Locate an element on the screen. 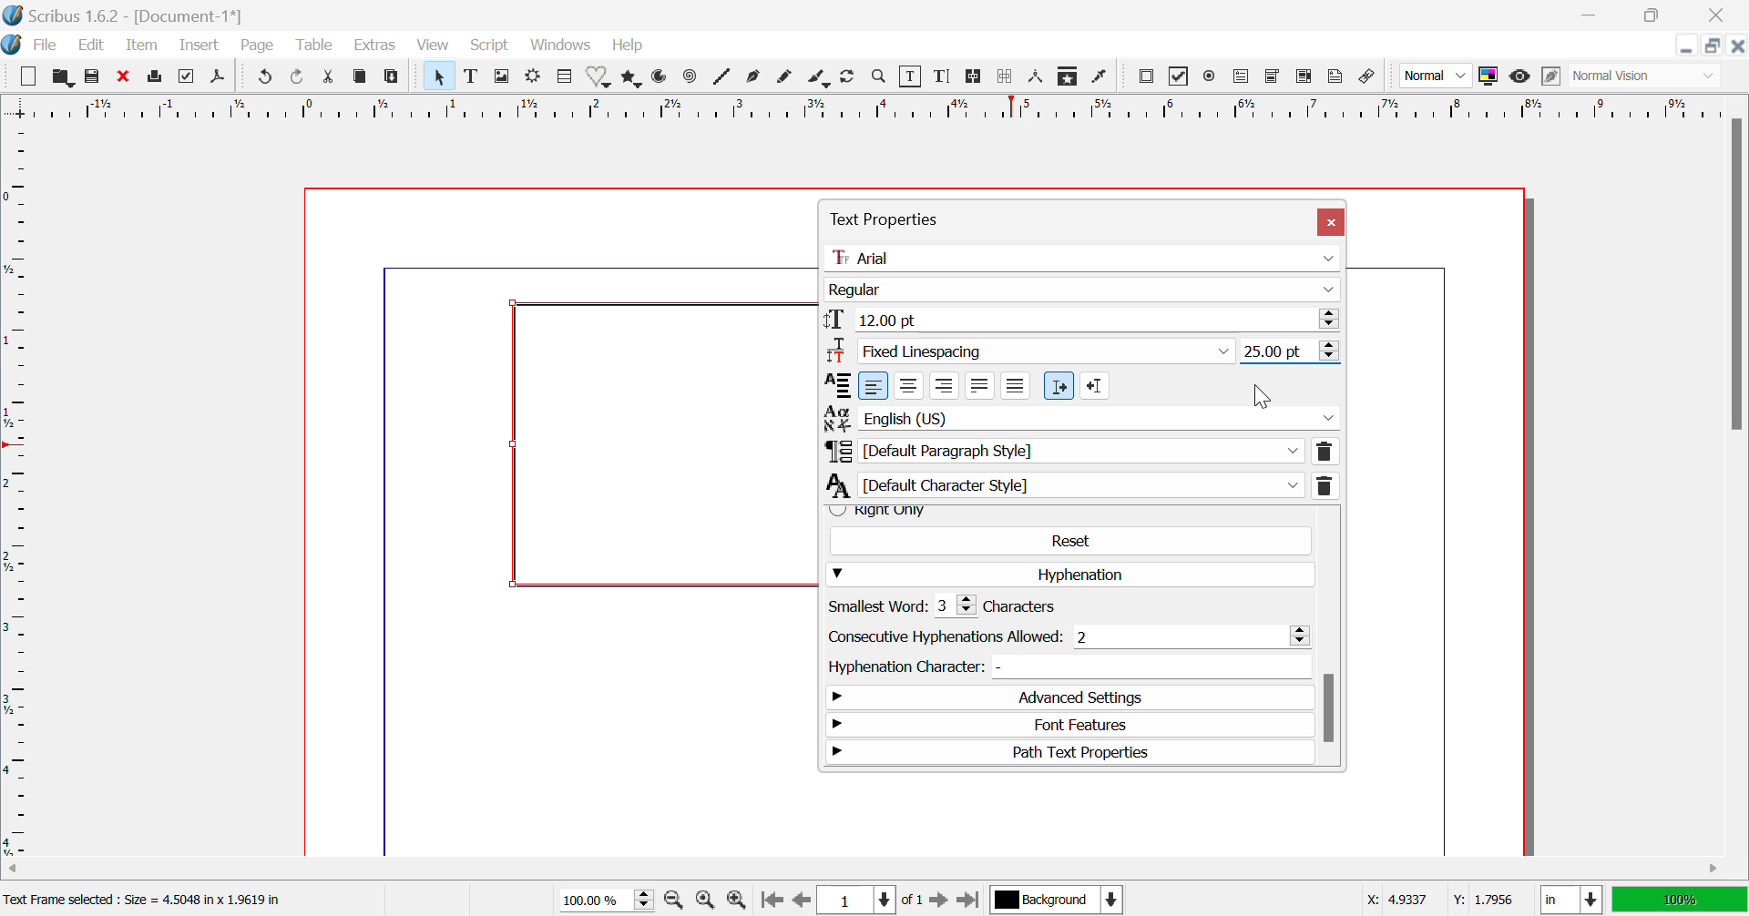 This screenshot has height=916, width=1749. Minimize is located at coordinates (1714, 46).